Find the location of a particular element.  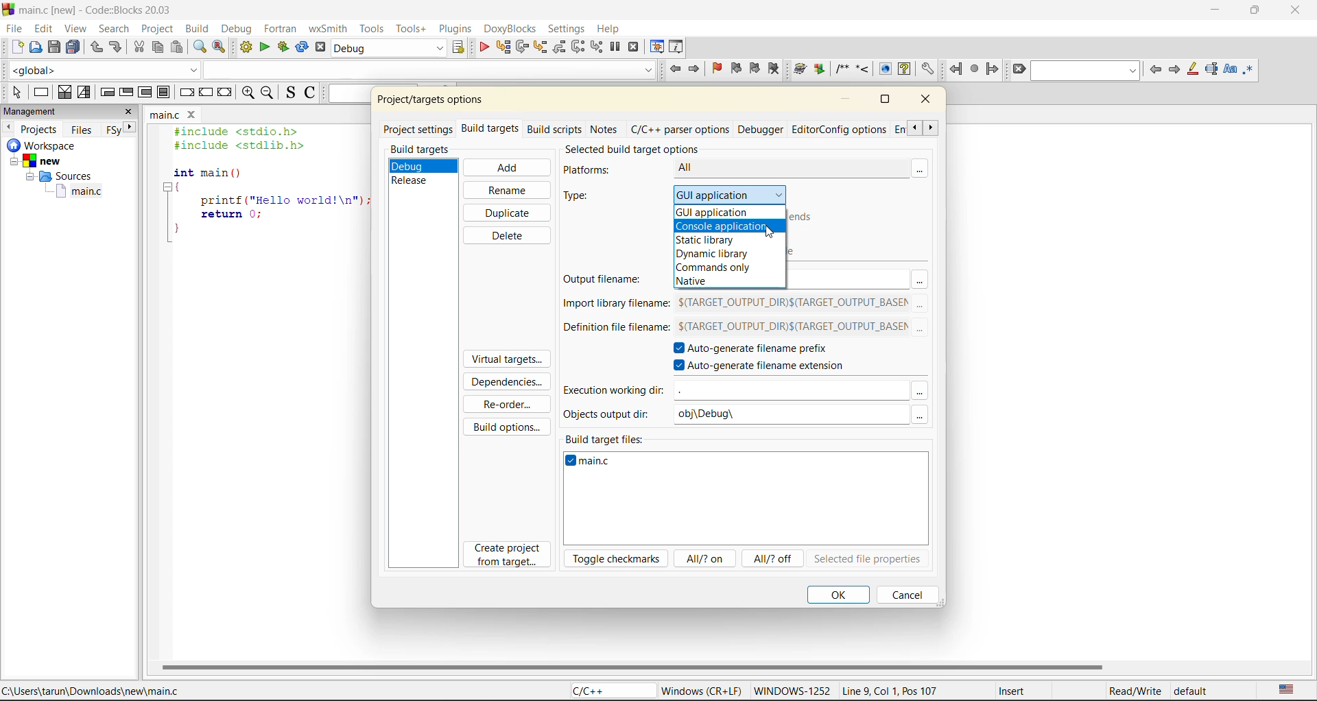

import library filename is located at coordinates (613, 307).